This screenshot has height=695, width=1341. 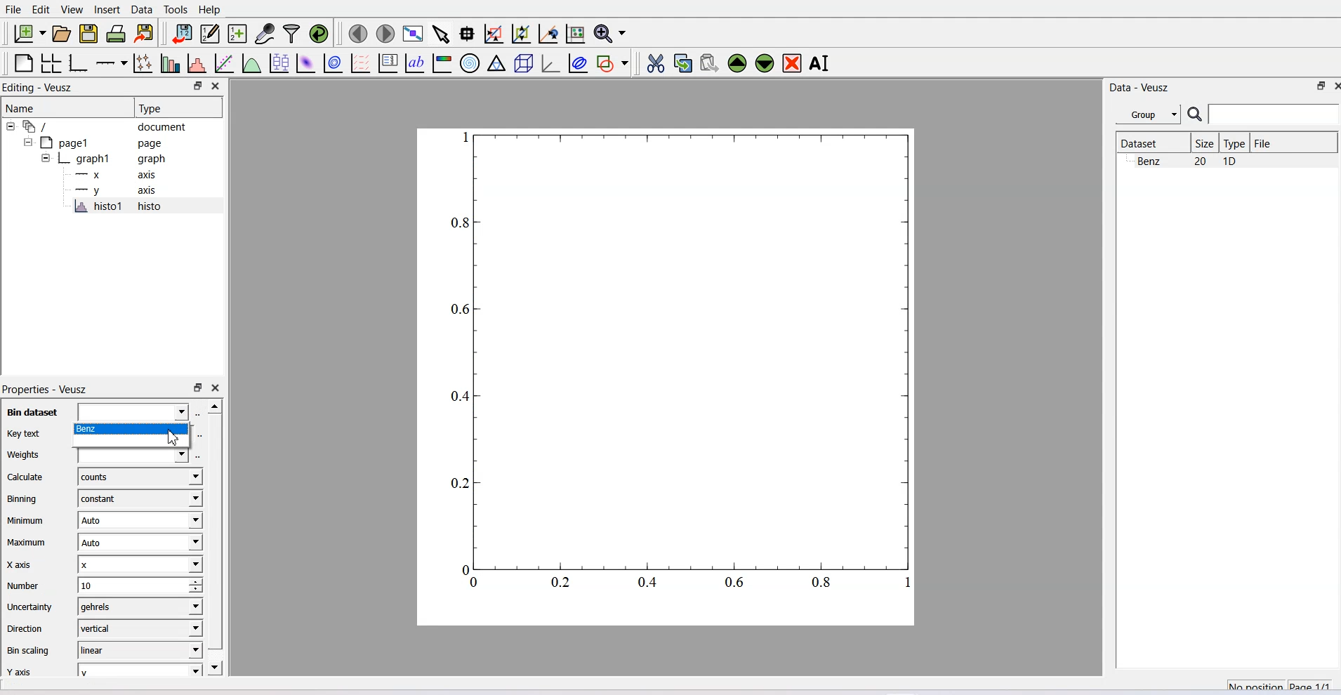 I want to click on Print Document, so click(x=116, y=34).